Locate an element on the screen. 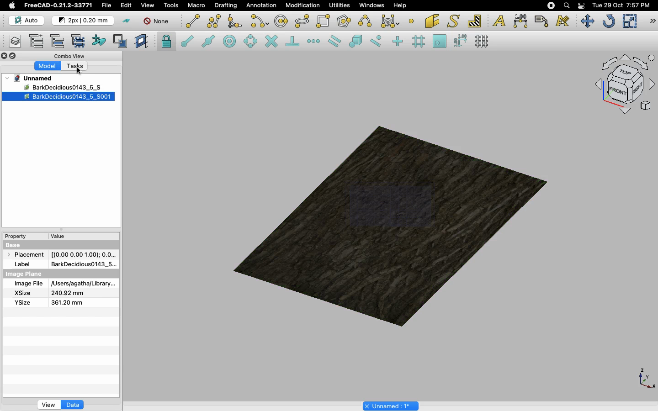  YSize is located at coordinates (21, 302).